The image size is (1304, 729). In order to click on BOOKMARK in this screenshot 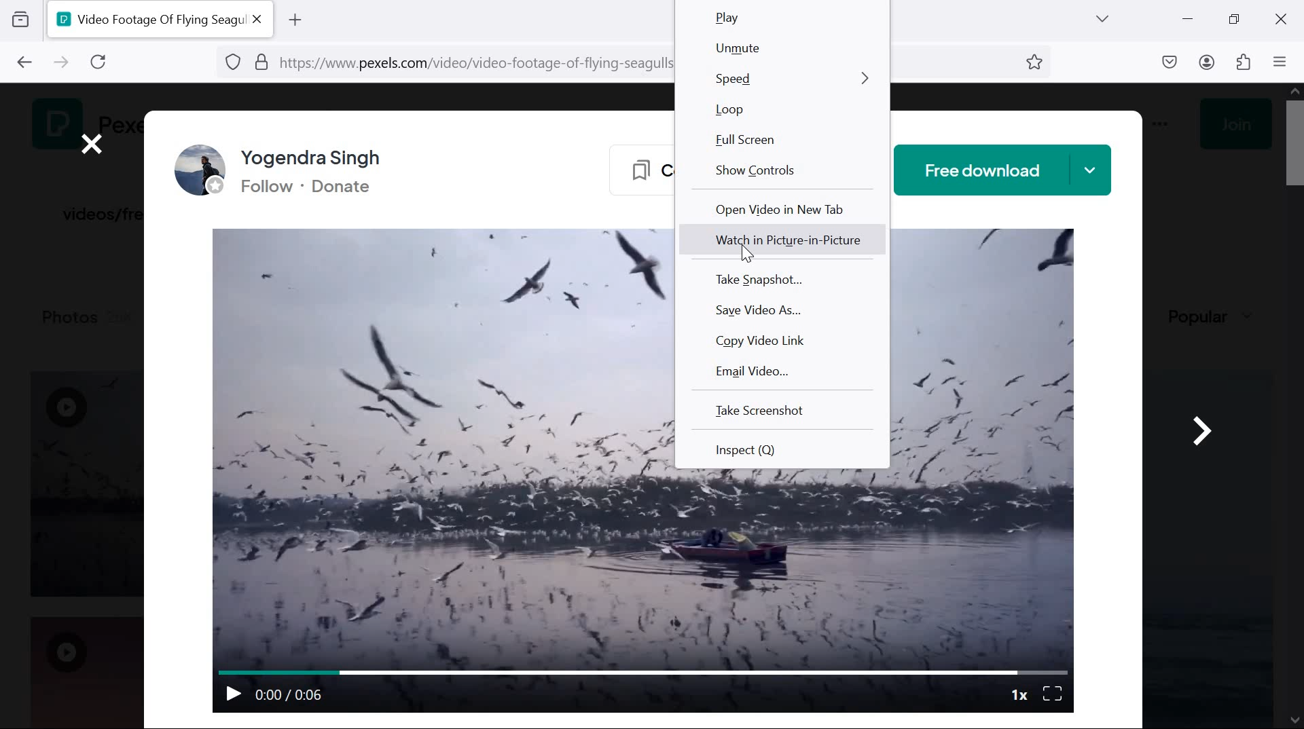, I will do `click(1036, 64)`.